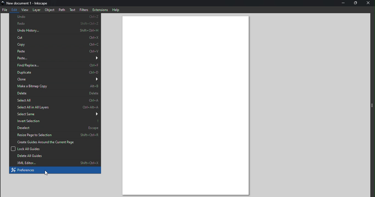 This screenshot has width=375, height=197. I want to click on Undo history, so click(55, 31).